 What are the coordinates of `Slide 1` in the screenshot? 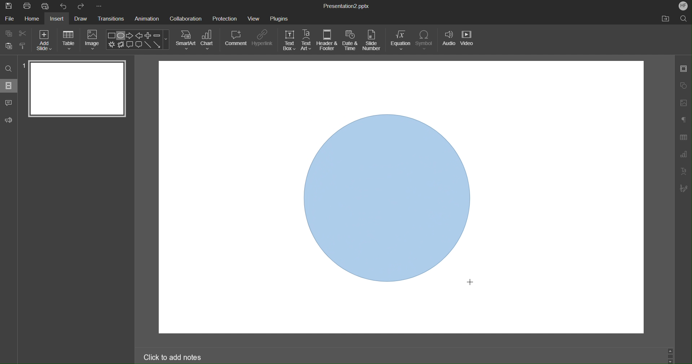 It's located at (76, 88).